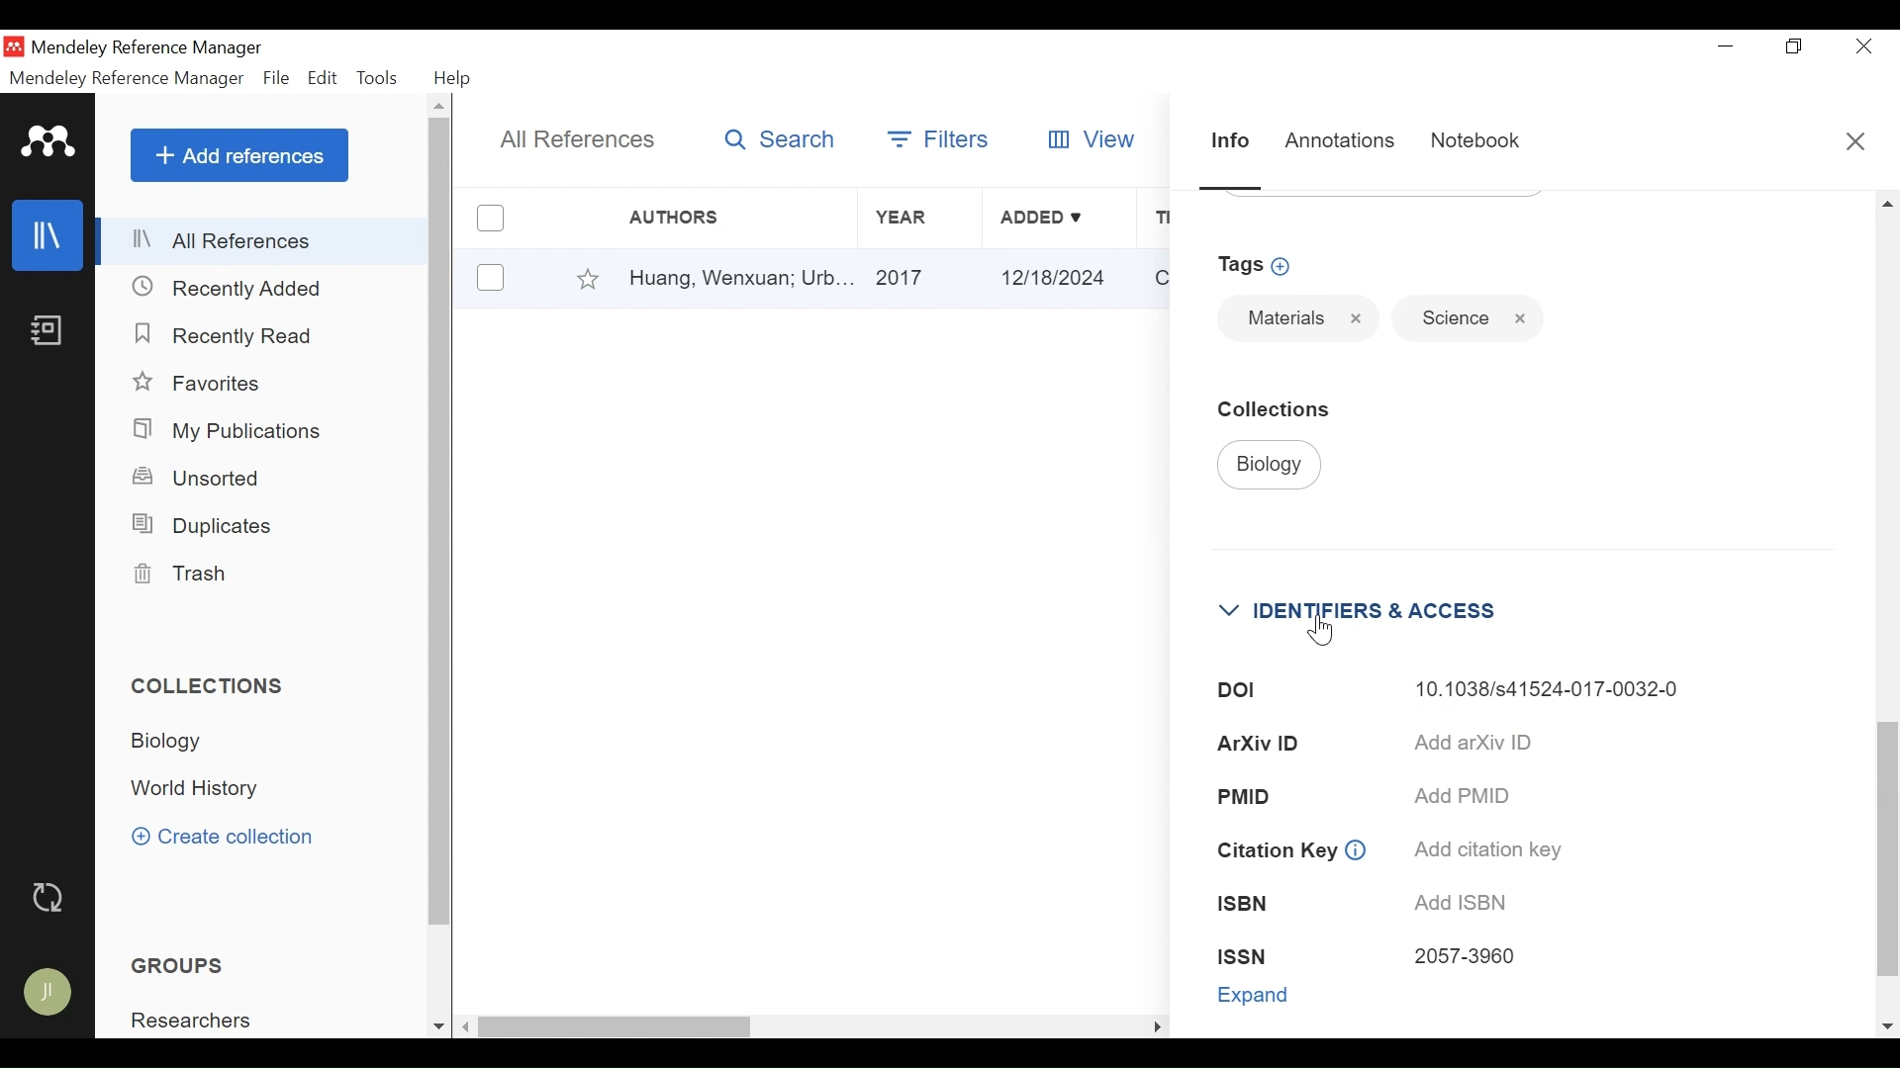 The width and height of the screenshot is (1900, 1068). What do you see at coordinates (1245, 904) in the screenshot?
I see `ISBN` at bounding box center [1245, 904].